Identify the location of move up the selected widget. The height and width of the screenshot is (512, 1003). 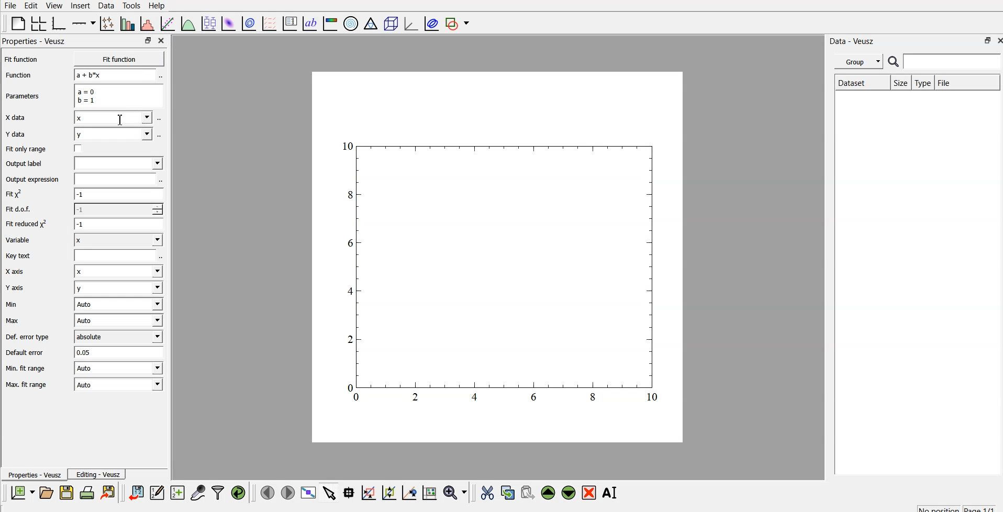
(548, 493).